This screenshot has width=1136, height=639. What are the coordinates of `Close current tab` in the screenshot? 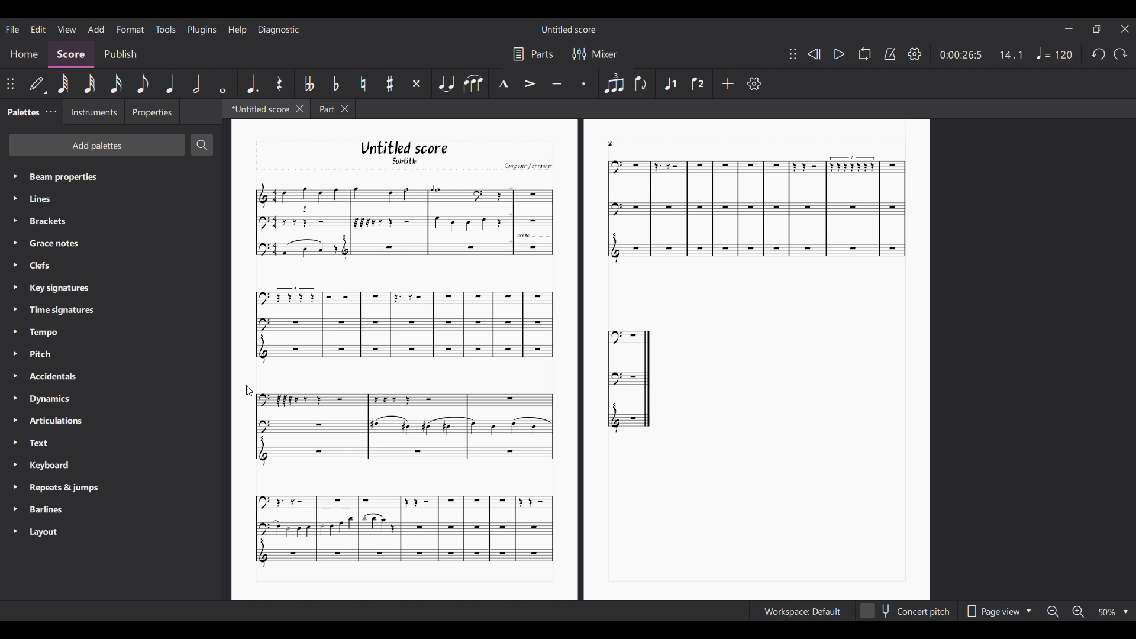 It's located at (300, 108).